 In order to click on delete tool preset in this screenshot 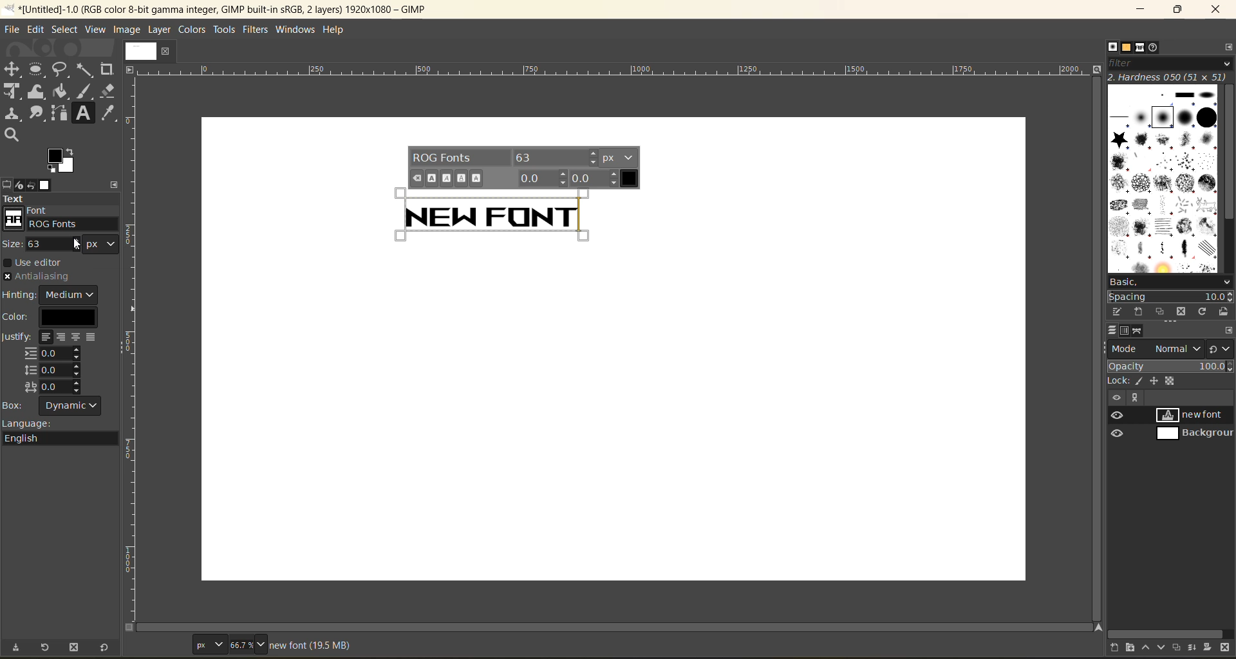, I will do `click(74, 649)`.